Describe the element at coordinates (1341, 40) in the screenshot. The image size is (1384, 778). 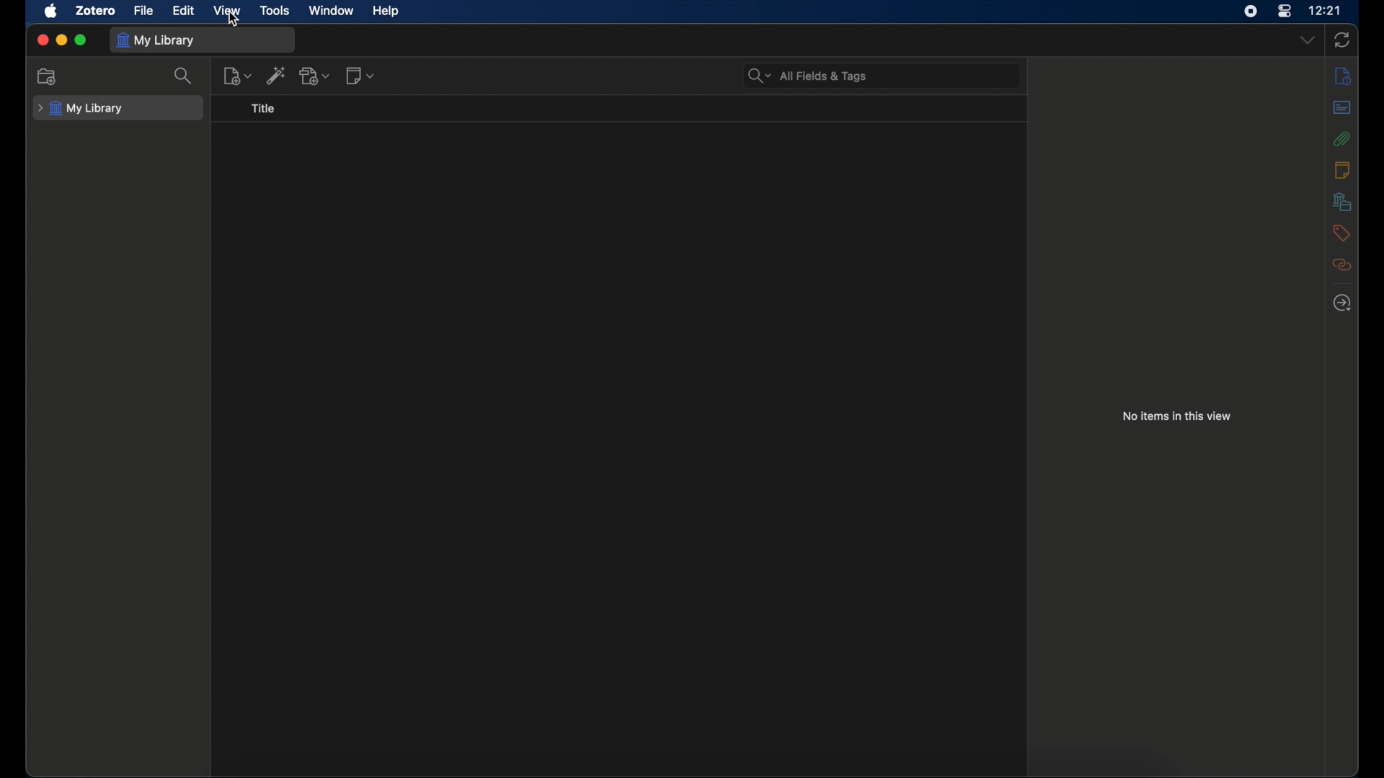
I see `sync` at that location.